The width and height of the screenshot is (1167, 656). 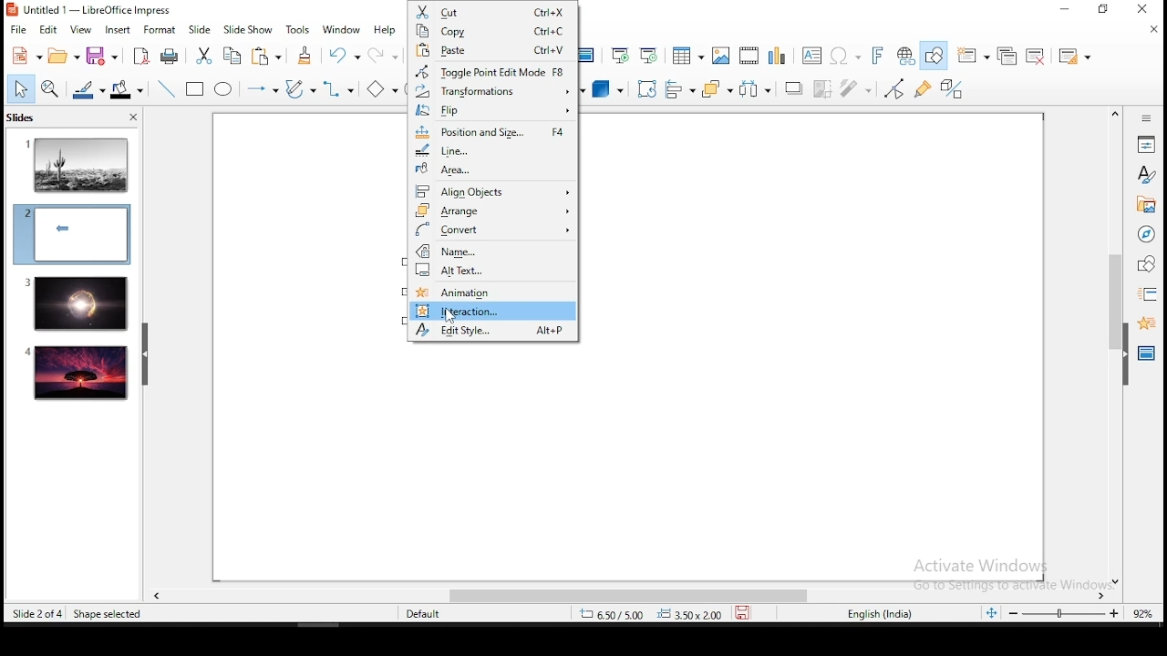 I want to click on slide 1, so click(x=77, y=164).